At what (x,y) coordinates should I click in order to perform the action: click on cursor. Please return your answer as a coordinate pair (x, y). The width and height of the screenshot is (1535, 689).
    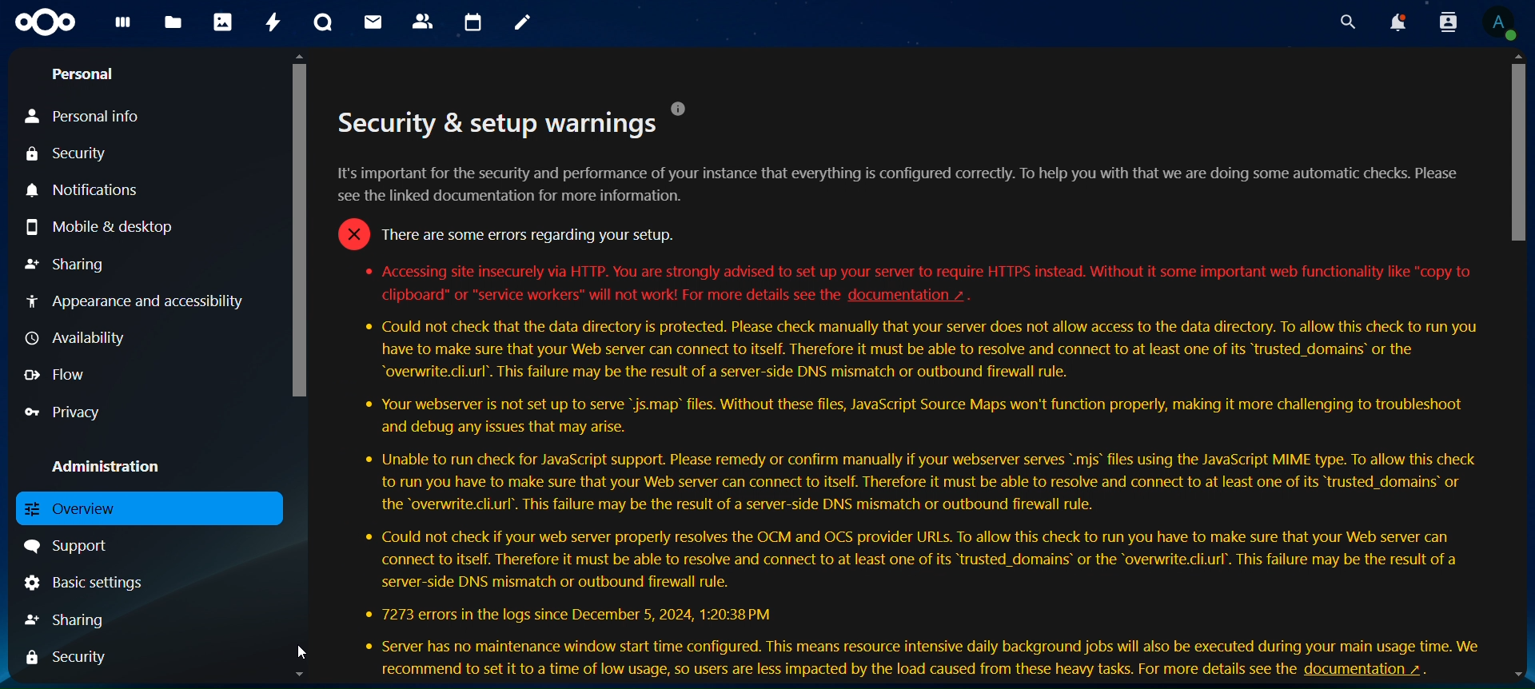
    Looking at the image, I should click on (301, 651).